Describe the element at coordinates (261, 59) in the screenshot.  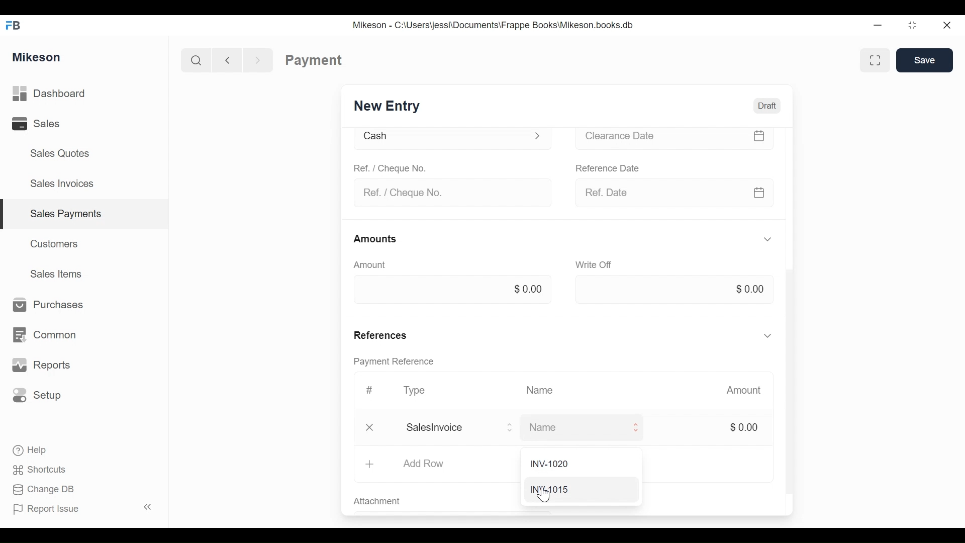
I see `Forward` at that location.